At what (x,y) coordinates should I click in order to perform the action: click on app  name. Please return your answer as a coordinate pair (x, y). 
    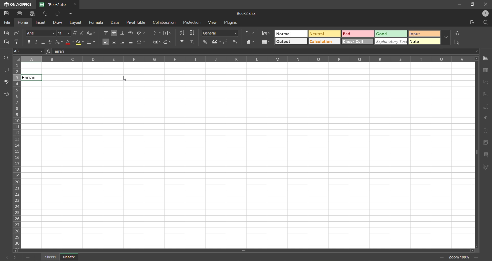
    Looking at the image, I should click on (16, 4).